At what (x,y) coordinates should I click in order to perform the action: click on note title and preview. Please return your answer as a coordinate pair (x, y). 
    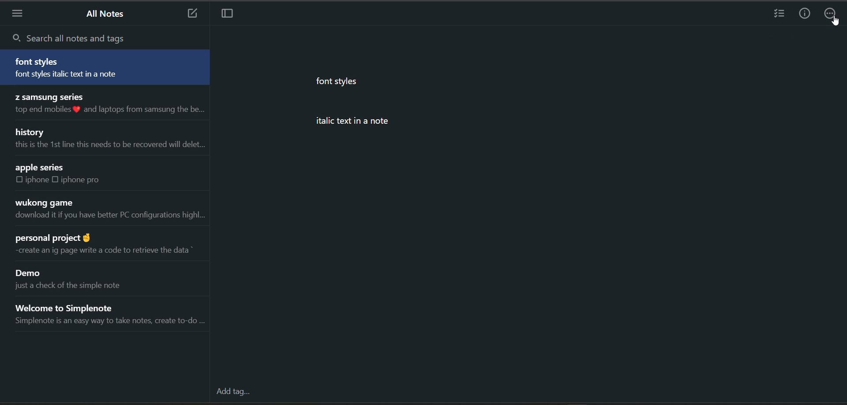
    Looking at the image, I should click on (113, 314).